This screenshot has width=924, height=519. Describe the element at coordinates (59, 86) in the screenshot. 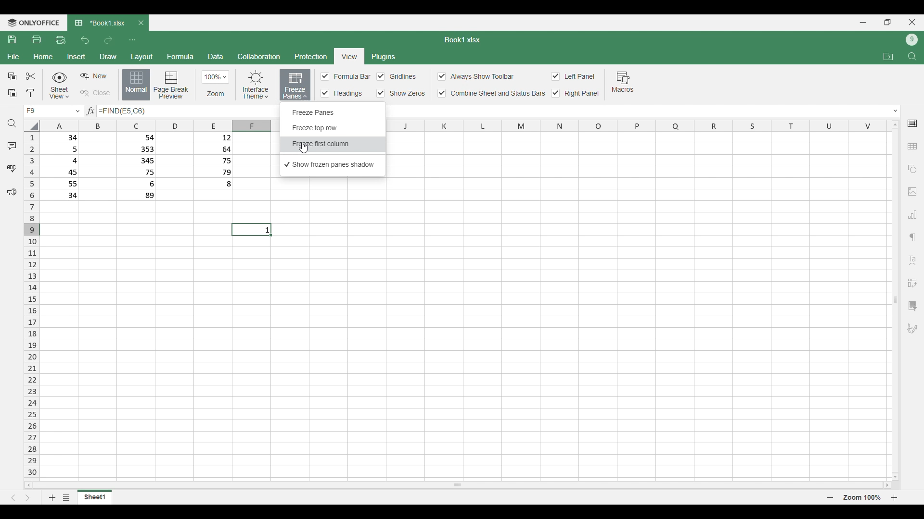

I see `Sheet view options` at that location.